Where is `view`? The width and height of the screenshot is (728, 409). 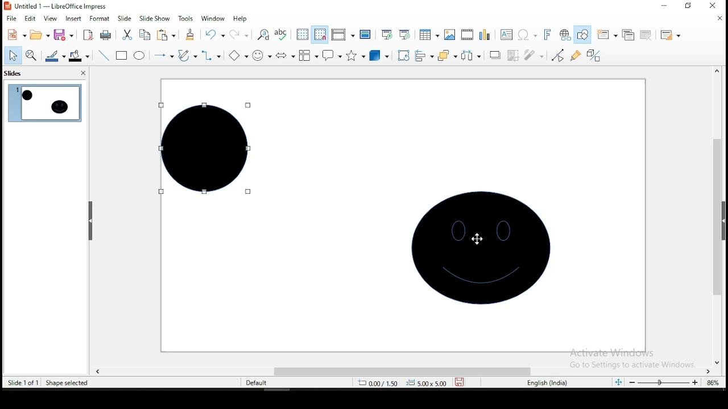
view is located at coordinates (51, 19).